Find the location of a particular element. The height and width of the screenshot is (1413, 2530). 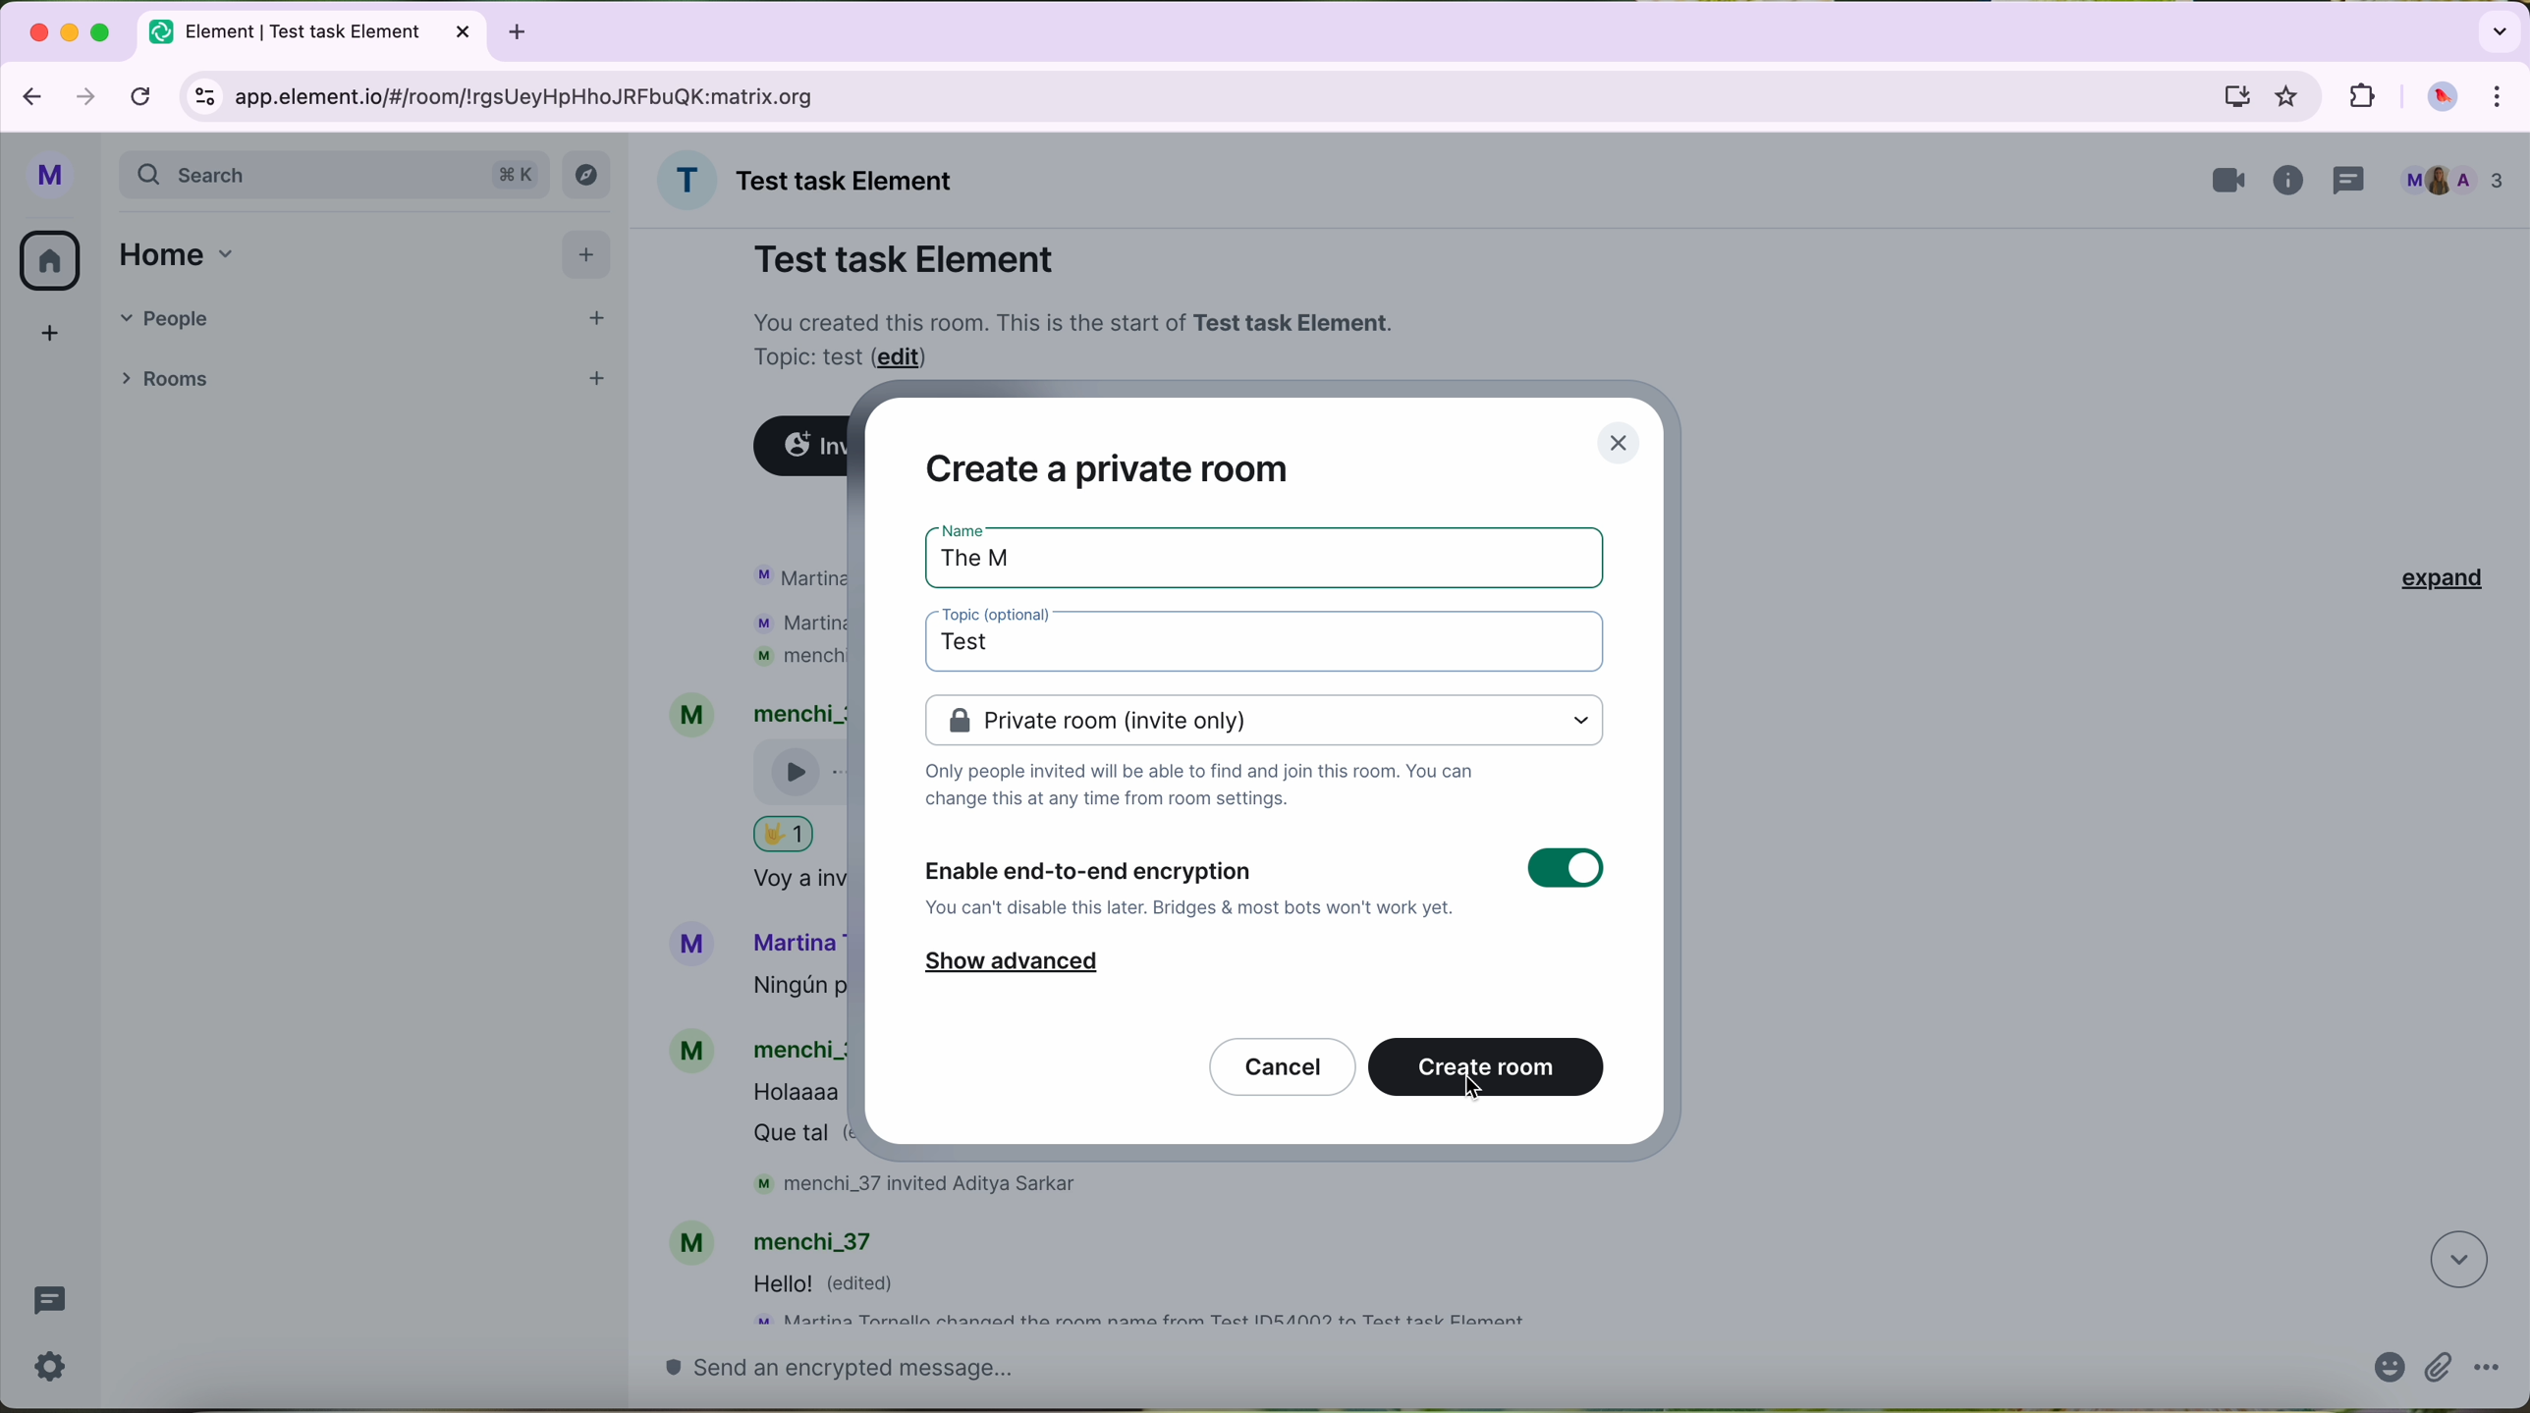

home tab is located at coordinates (185, 253).